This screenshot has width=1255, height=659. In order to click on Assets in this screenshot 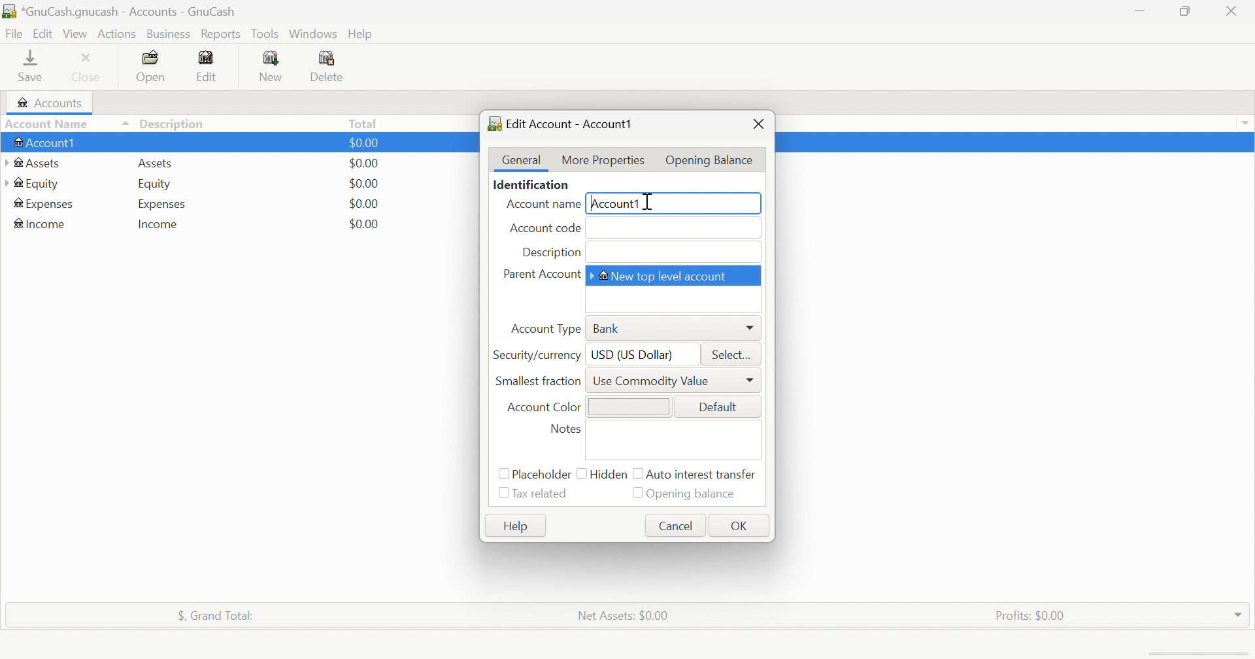, I will do `click(152, 164)`.